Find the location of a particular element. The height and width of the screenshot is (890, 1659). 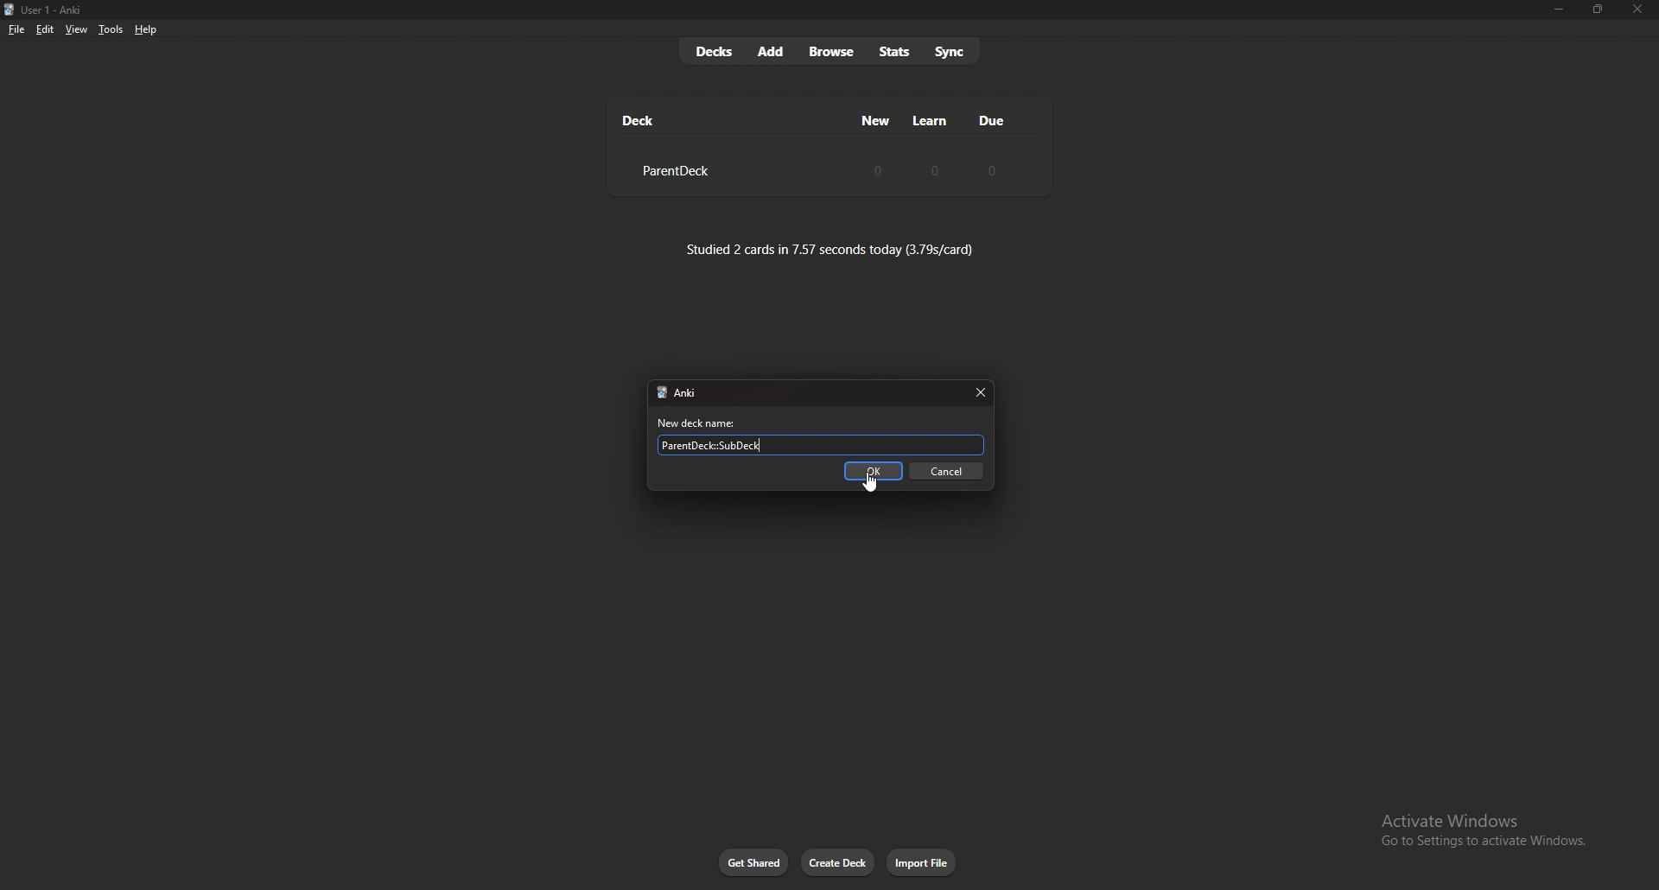

0 is located at coordinates (936, 169).